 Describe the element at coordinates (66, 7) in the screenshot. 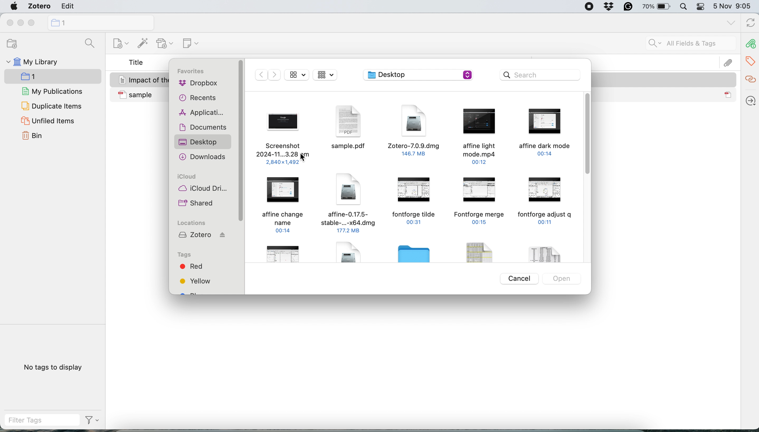

I see `edit` at that location.